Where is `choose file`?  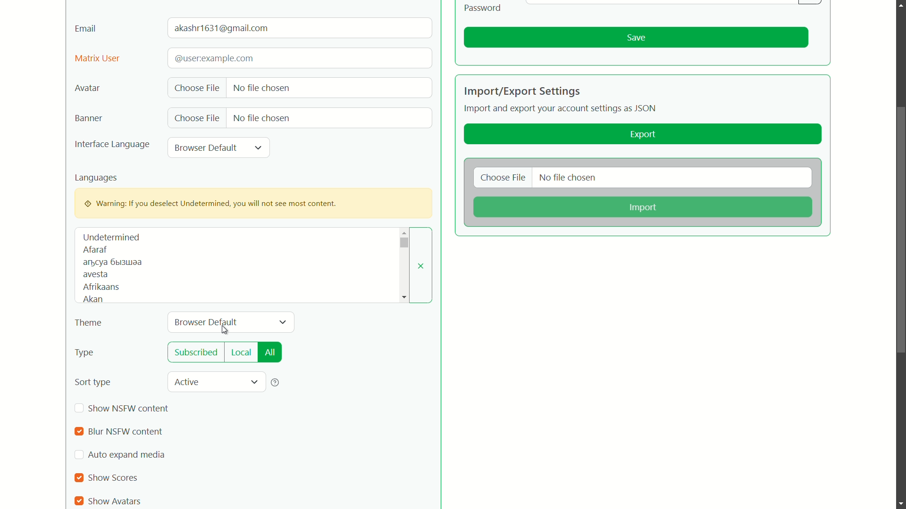
choose file is located at coordinates (198, 118).